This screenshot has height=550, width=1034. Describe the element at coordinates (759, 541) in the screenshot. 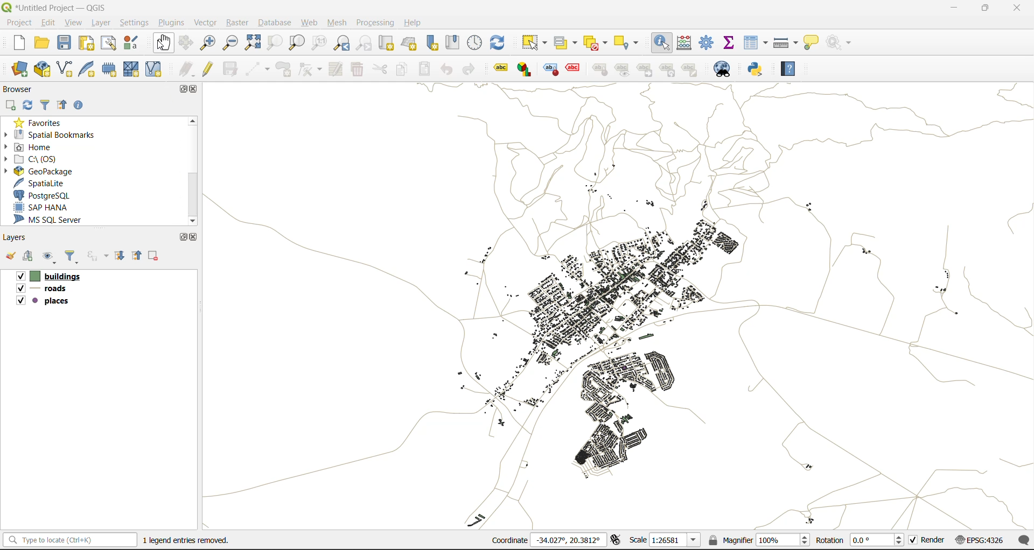

I see `magnifier` at that location.